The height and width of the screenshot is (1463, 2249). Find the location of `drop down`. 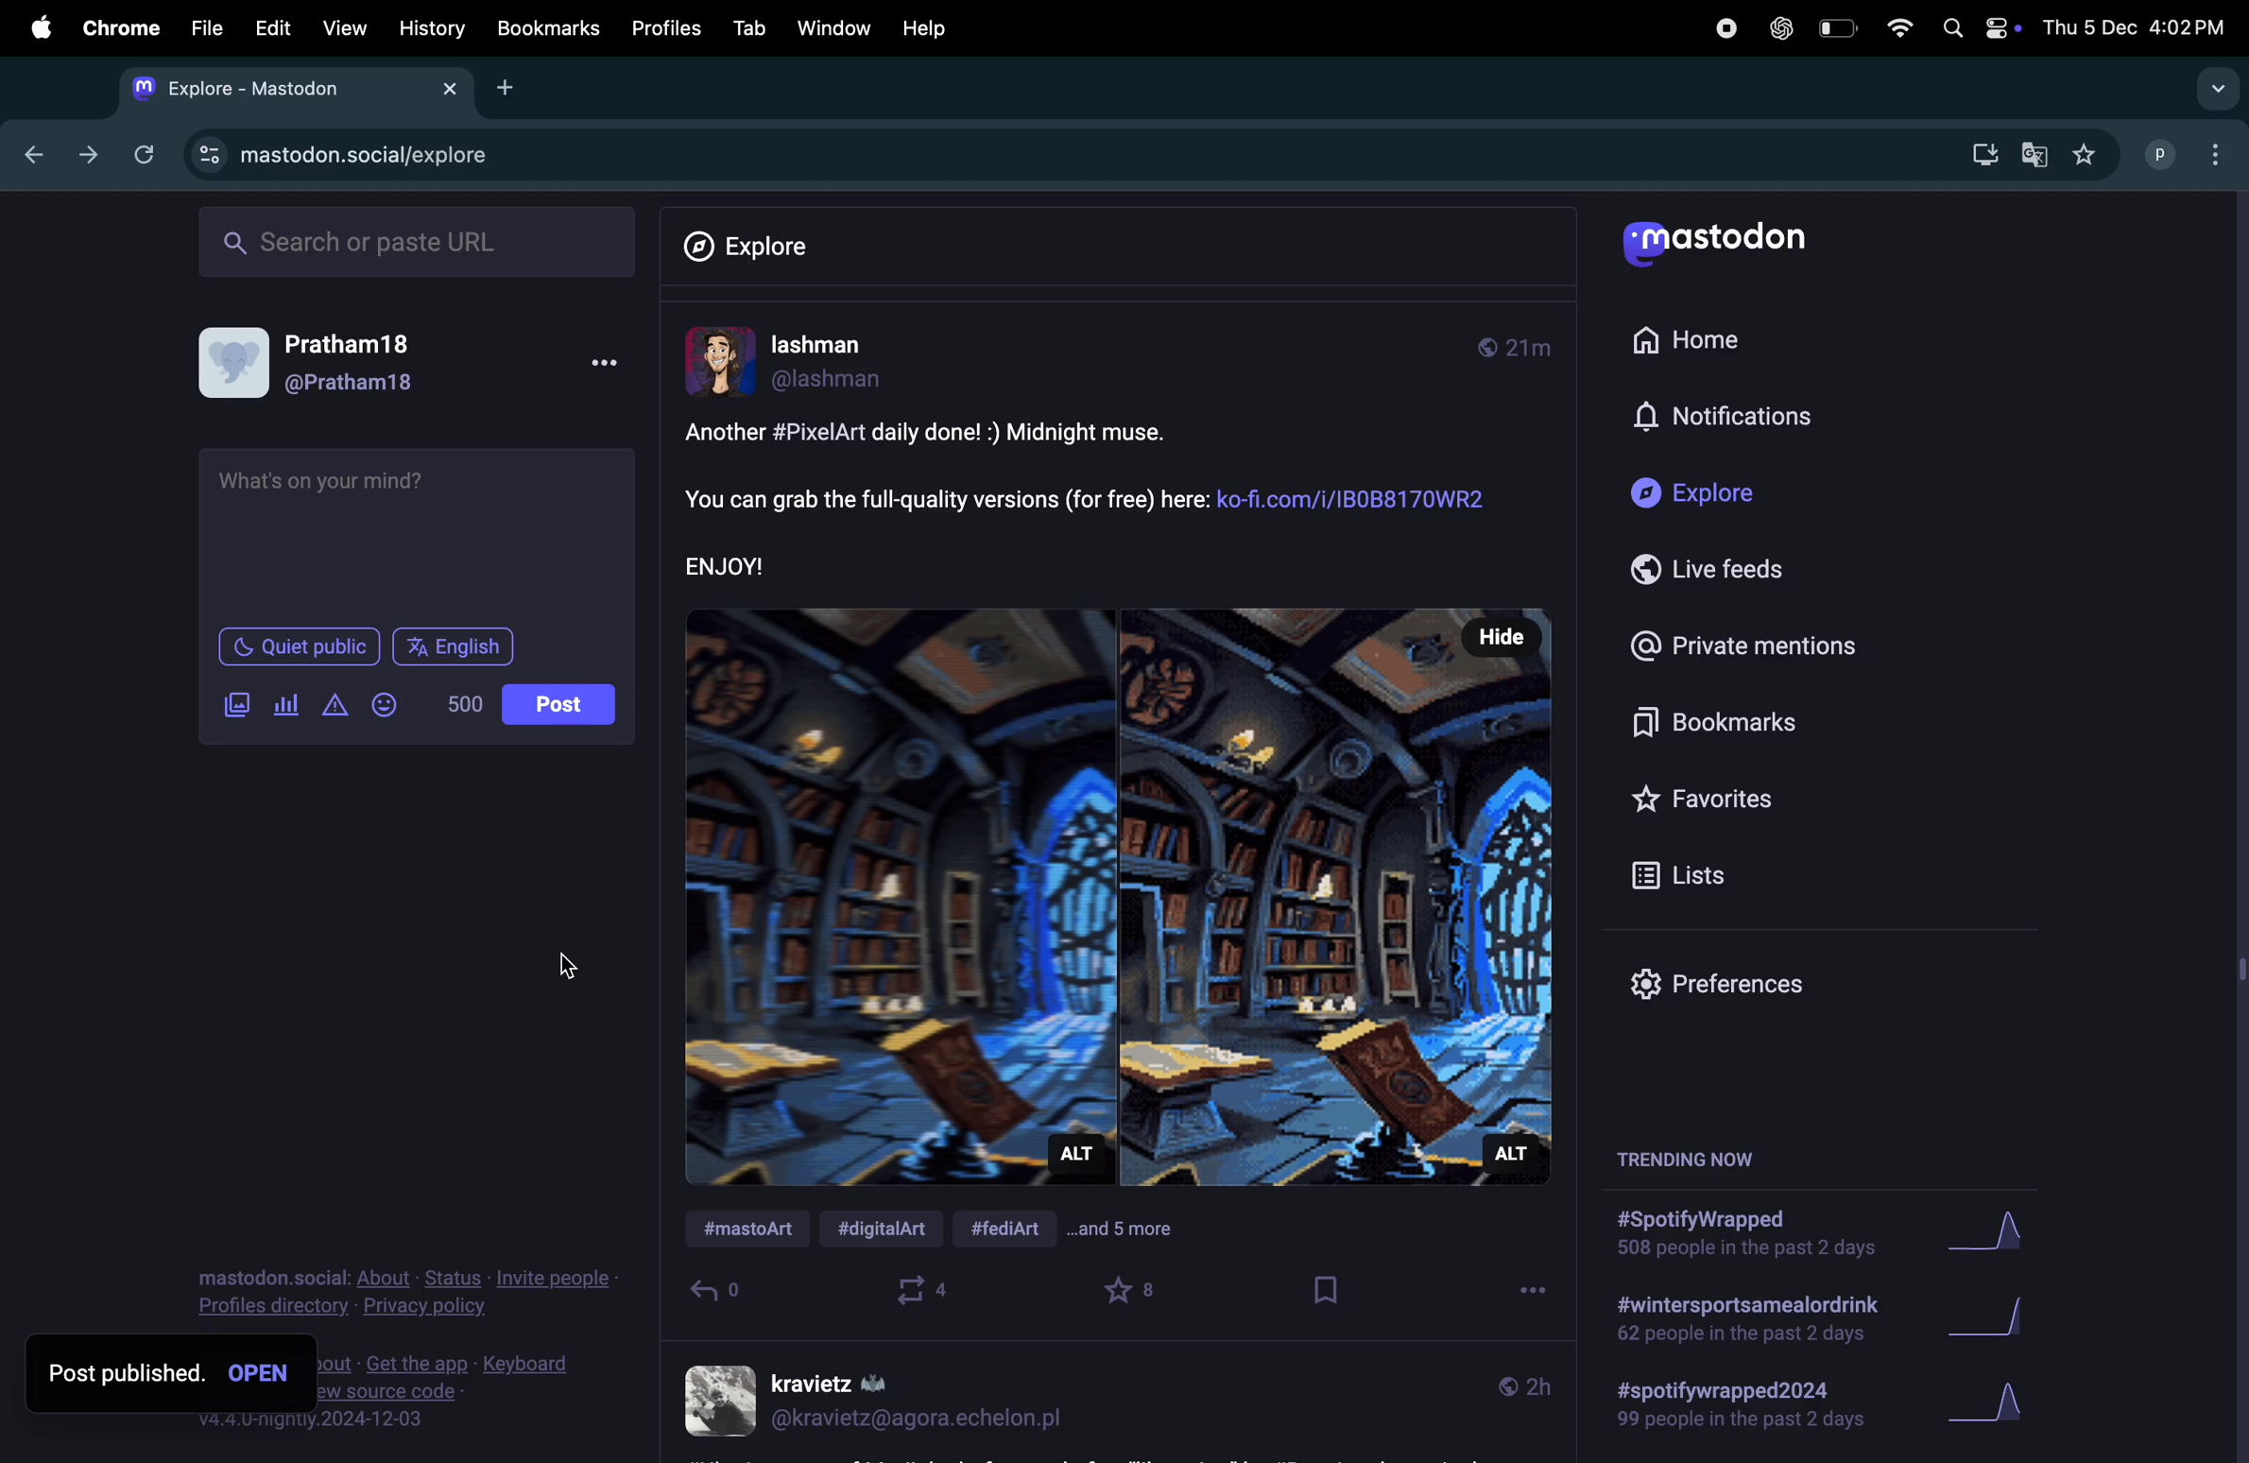

drop down is located at coordinates (2214, 92).